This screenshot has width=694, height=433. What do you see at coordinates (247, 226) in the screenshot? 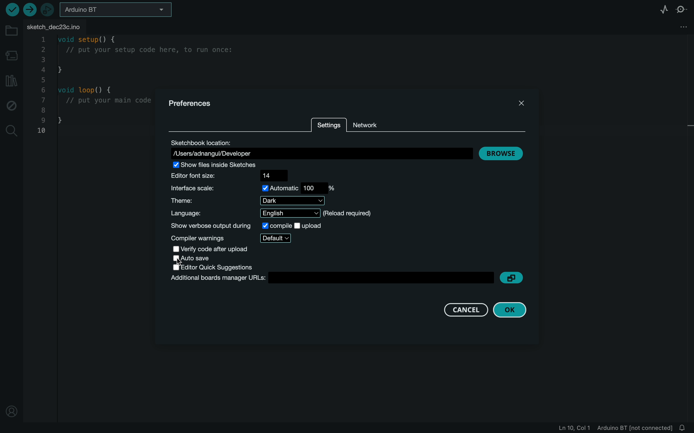
I see `show verbose` at bounding box center [247, 226].